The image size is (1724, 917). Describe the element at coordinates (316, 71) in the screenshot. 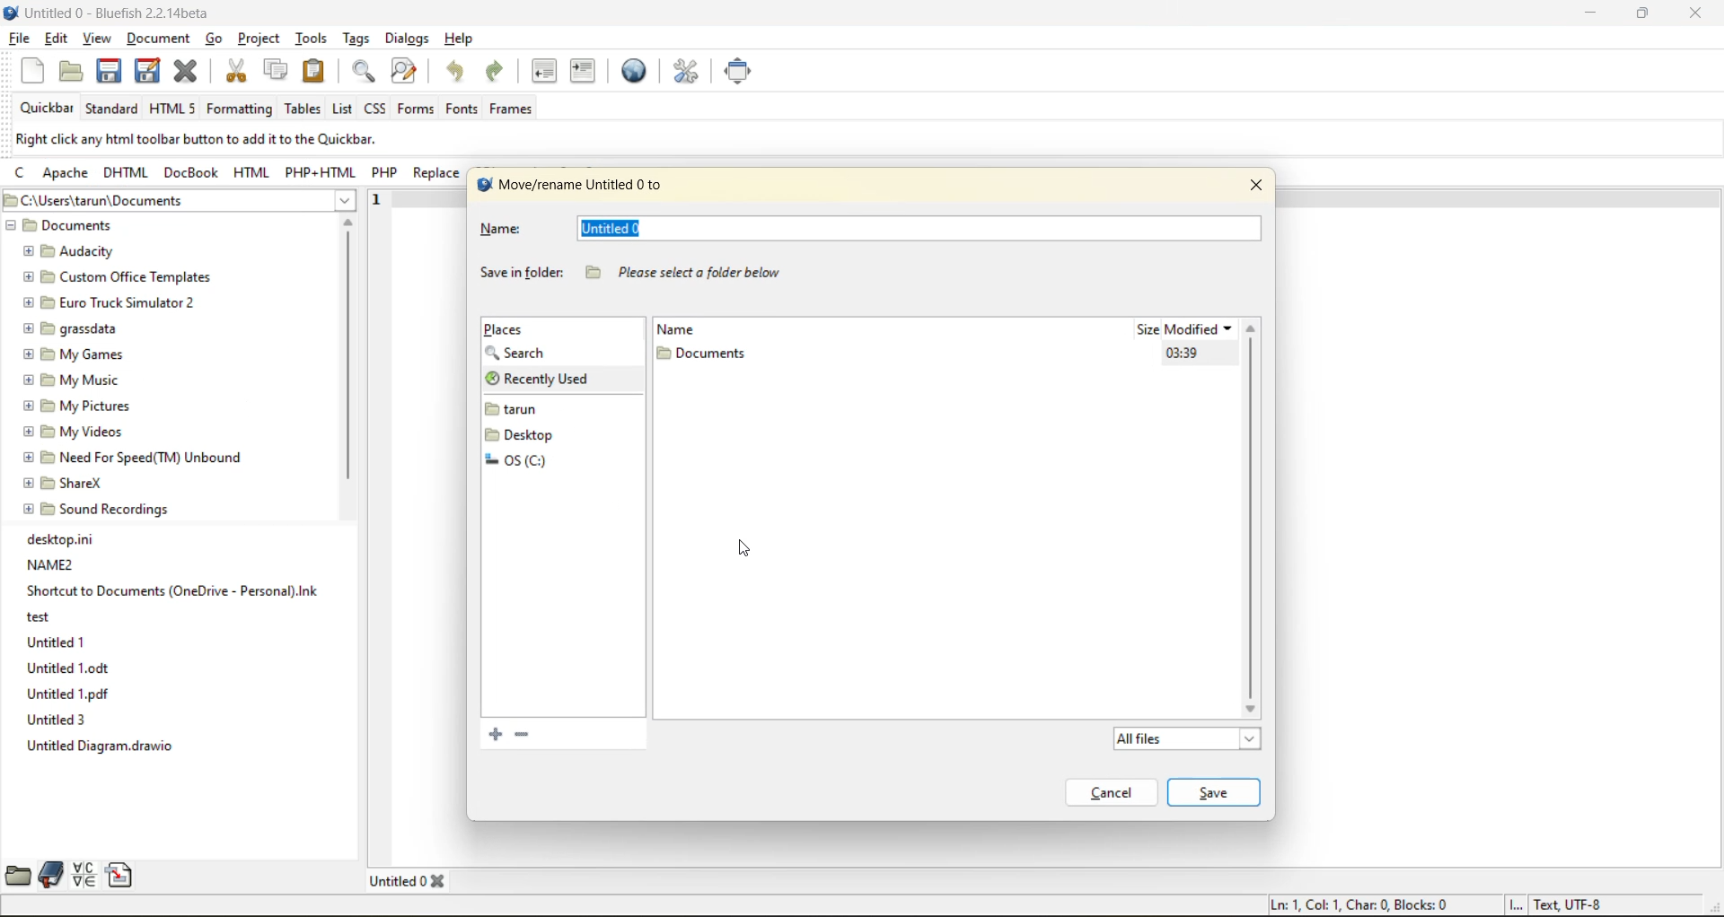

I see `paste` at that location.